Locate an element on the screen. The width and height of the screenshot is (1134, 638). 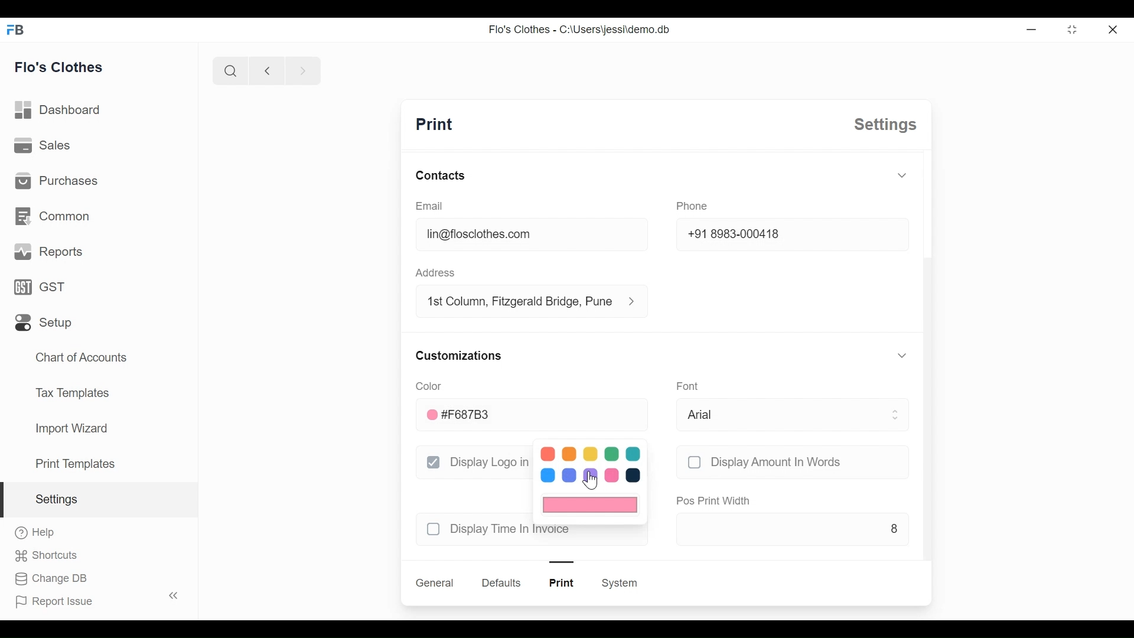
color 4 is located at coordinates (612, 454).